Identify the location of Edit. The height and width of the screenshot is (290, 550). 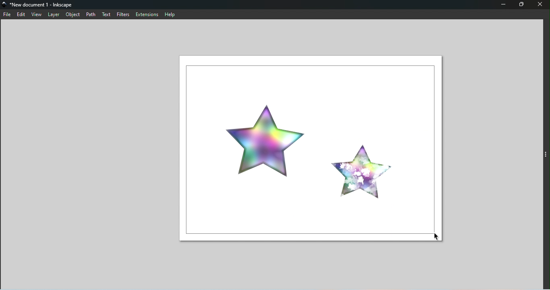
(20, 14).